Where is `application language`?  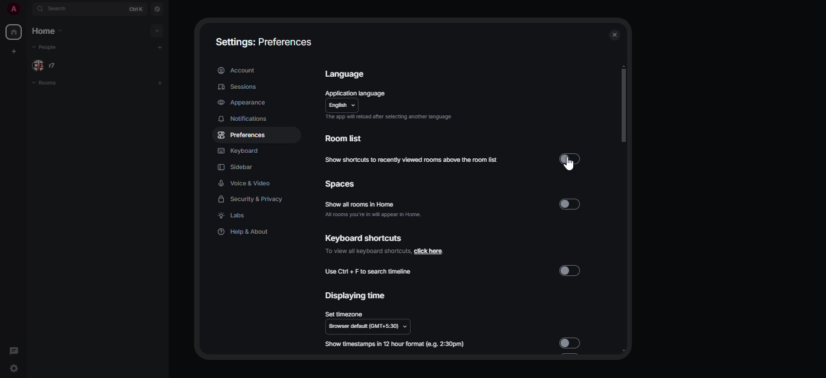 application language is located at coordinates (354, 92).